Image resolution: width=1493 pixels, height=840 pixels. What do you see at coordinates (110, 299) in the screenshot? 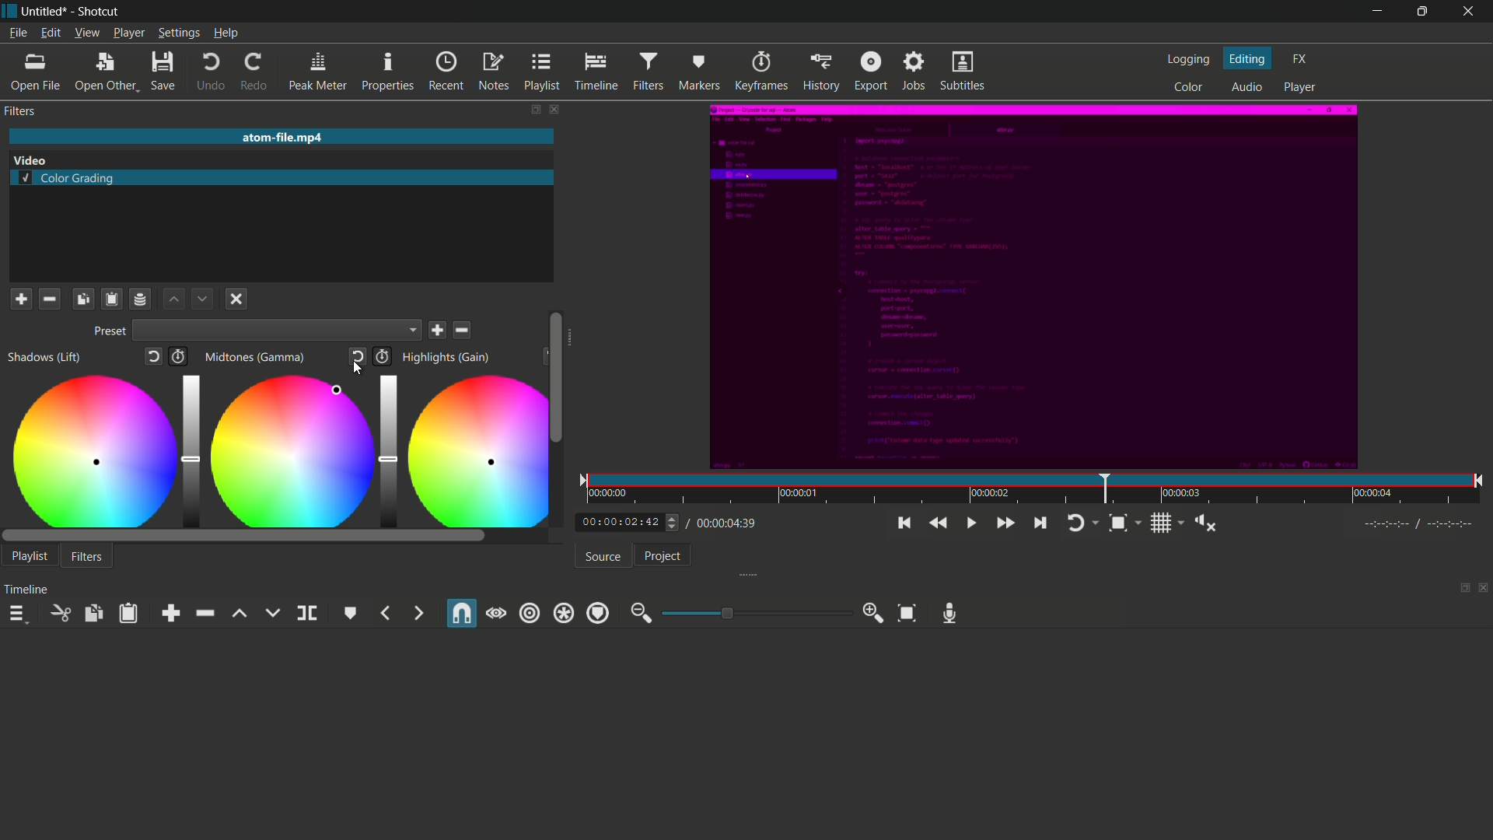
I see `Clipboard` at bounding box center [110, 299].